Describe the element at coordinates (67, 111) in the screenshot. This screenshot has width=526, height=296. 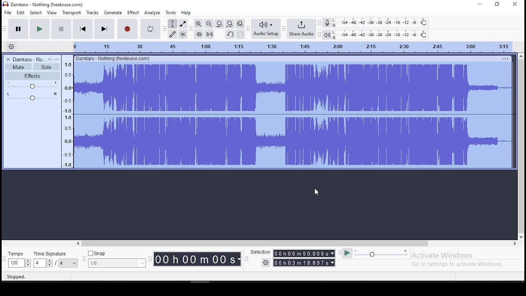
I see `amplitude` at that location.